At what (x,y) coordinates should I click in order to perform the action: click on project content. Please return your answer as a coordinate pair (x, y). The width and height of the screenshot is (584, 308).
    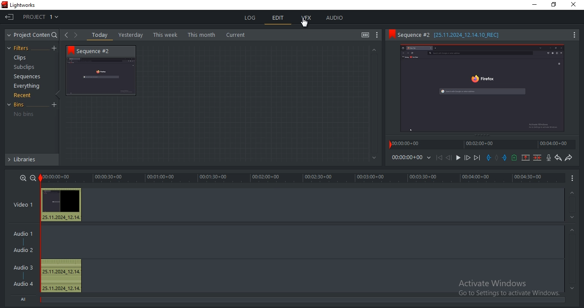
    Looking at the image, I should click on (32, 36).